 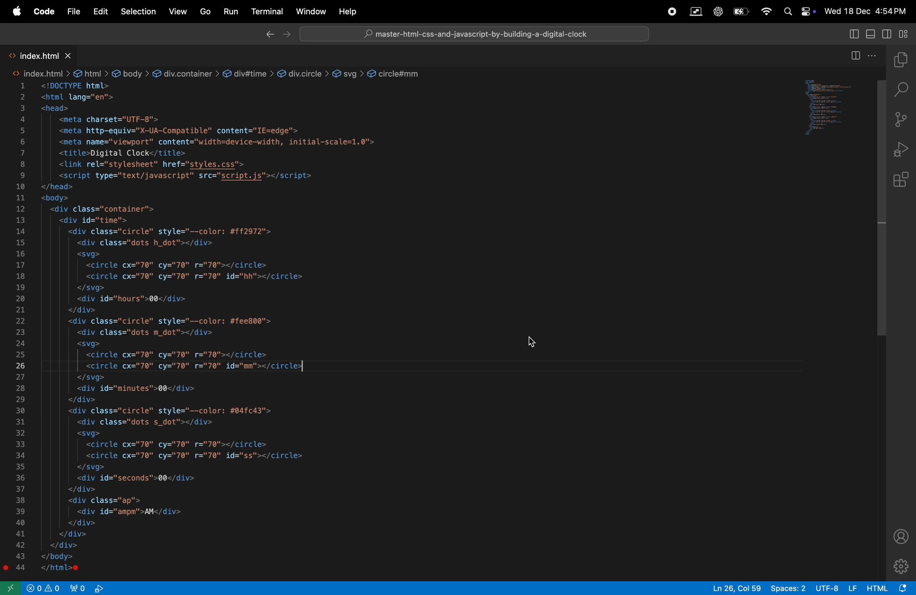 What do you see at coordinates (309, 12) in the screenshot?
I see `Window` at bounding box center [309, 12].